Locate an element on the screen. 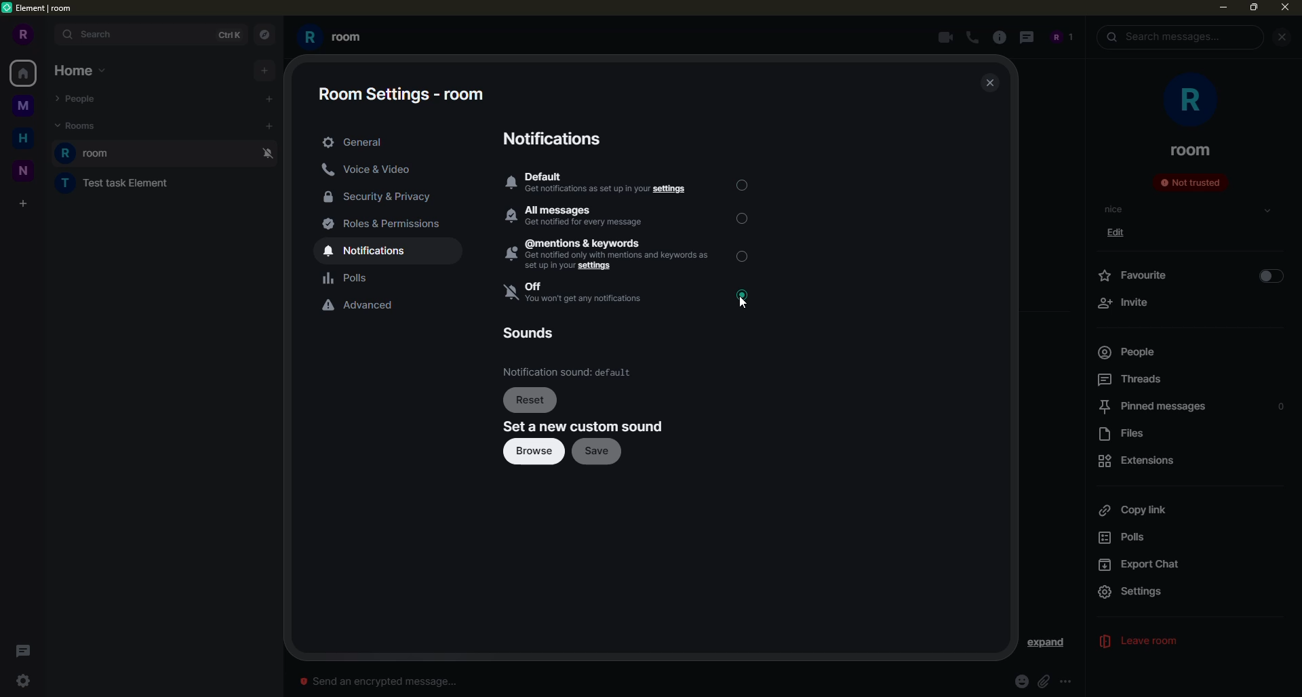 The image size is (1302, 697). expand is located at coordinates (1046, 643).